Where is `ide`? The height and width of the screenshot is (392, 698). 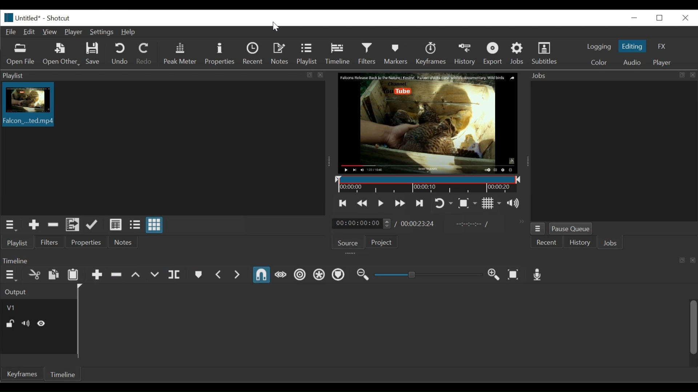
ide is located at coordinates (42, 323).